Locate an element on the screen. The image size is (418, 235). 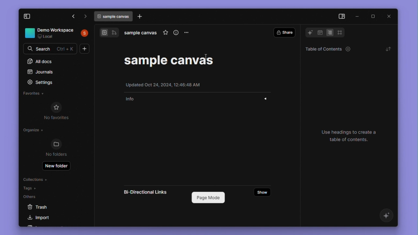
previous tab is located at coordinates (74, 17).